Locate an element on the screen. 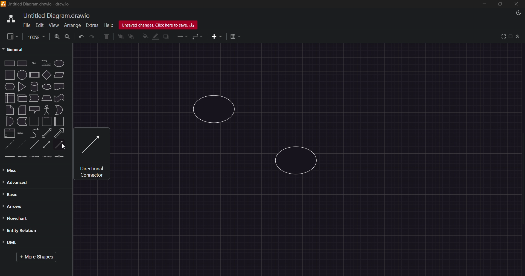 The width and height of the screenshot is (525, 276). text is located at coordinates (91, 172).